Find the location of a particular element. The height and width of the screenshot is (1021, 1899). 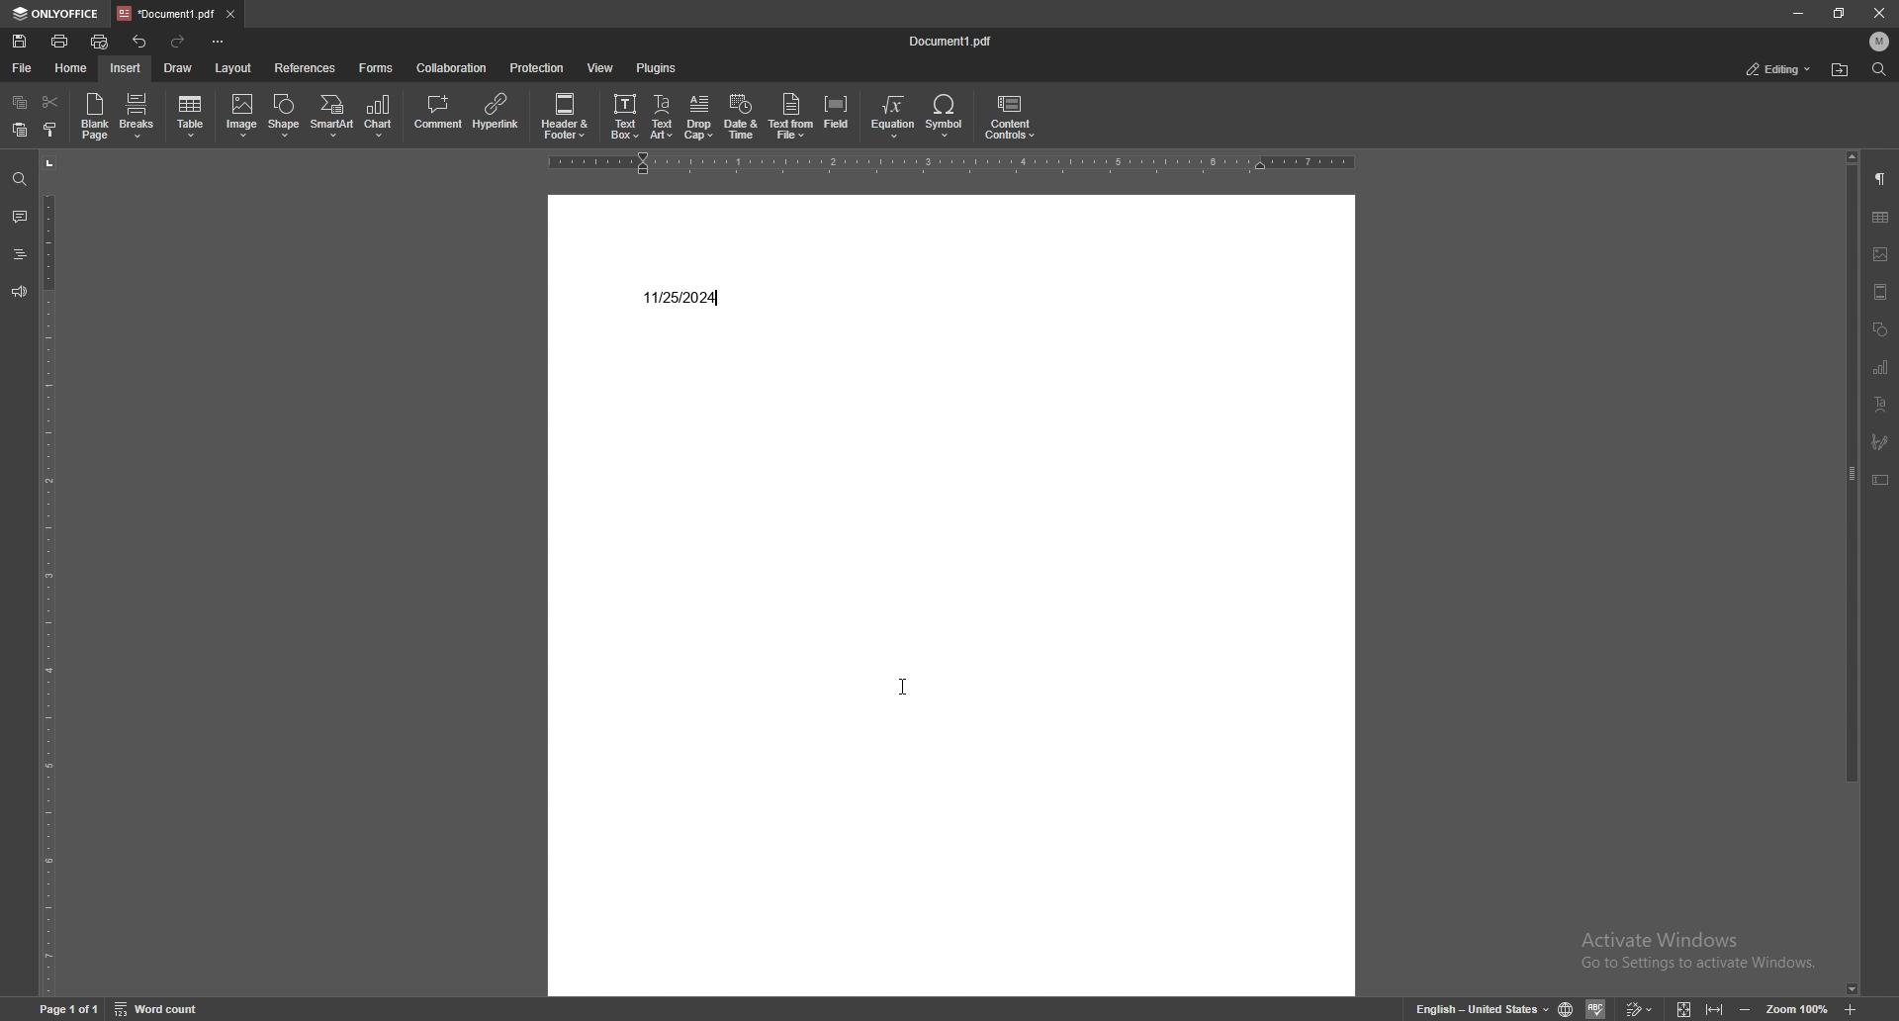

paintbrush is located at coordinates (1883, 440).